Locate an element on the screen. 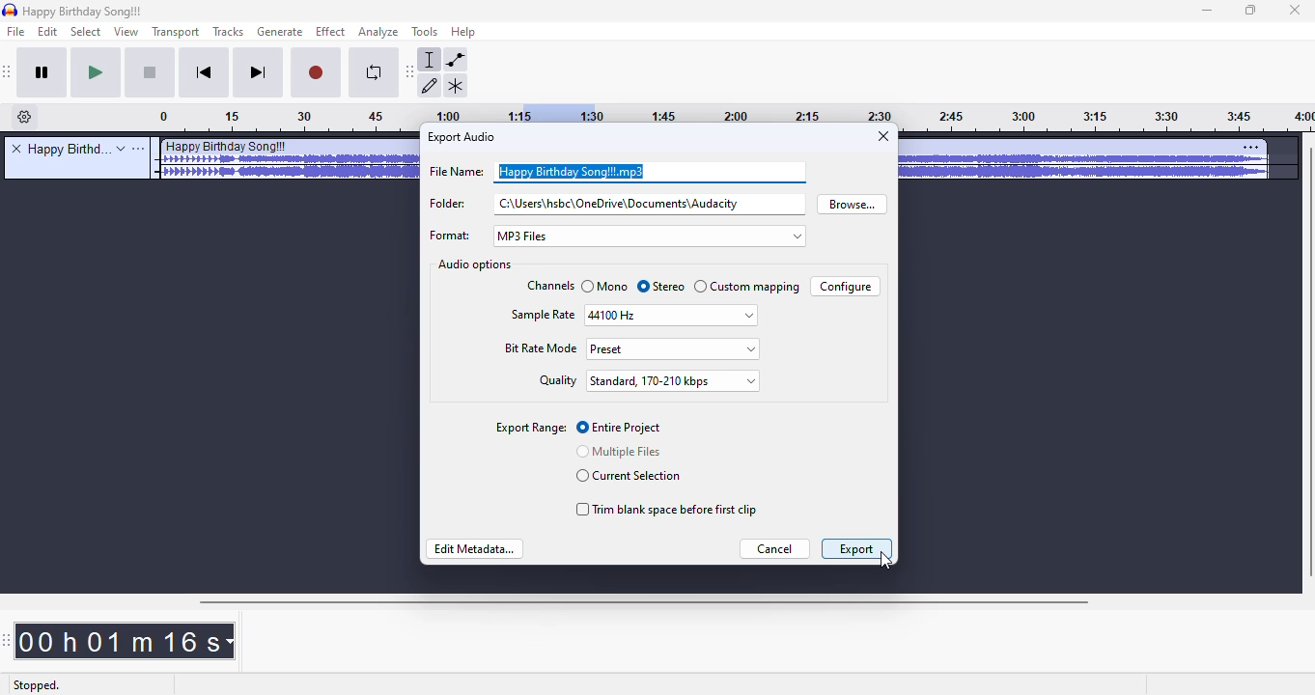  multiple files is located at coordinates (619, 451).